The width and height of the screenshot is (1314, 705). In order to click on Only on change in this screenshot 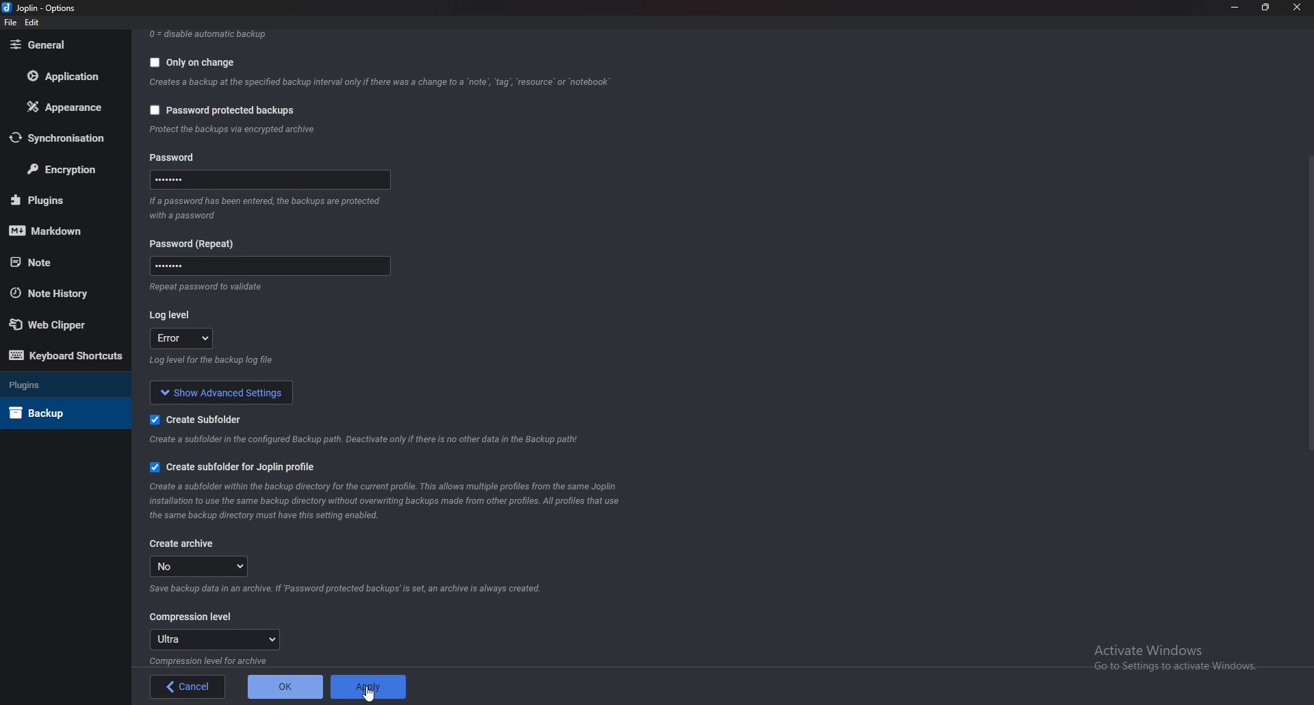, I will do `click(196, 61)`.